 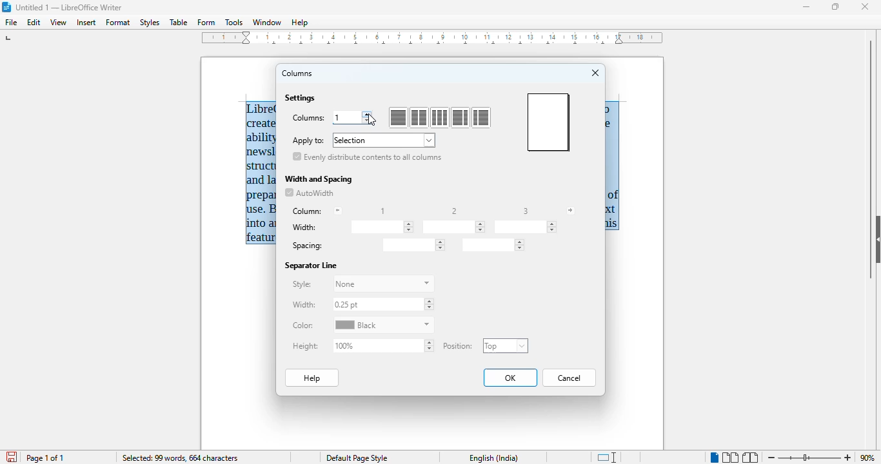 I want to click on style: , so click(x=301, y=284).